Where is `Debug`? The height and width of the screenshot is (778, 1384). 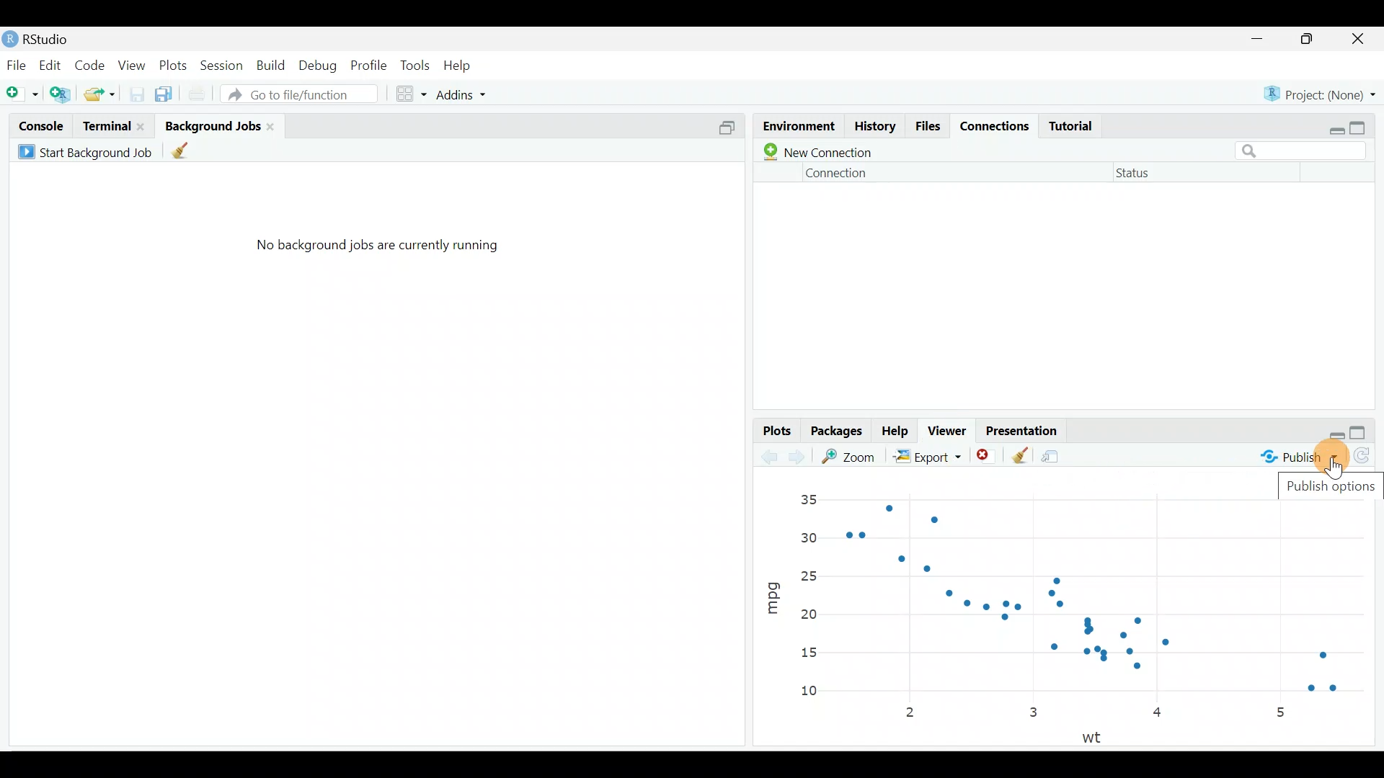
Debug is located at coordinates (319, 66).